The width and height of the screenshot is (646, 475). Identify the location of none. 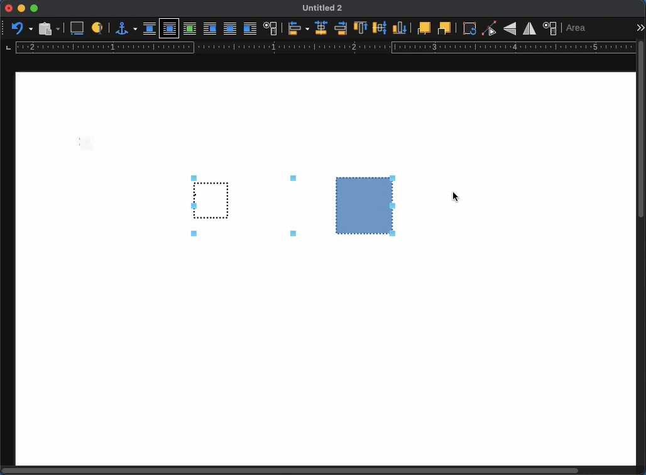
(150, 28).